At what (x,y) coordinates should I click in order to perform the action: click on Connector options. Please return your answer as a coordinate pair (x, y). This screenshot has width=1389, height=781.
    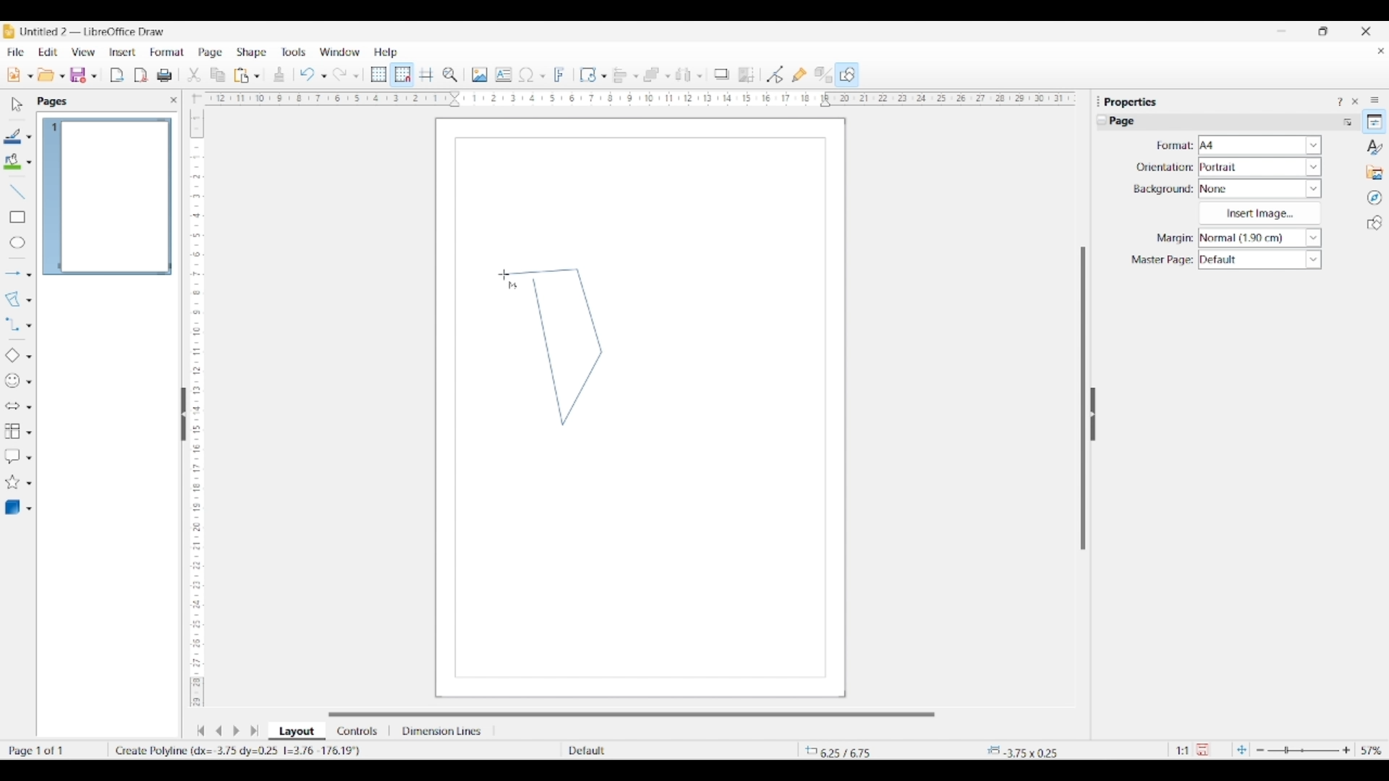
    Looking at the image, I should click on (29, 325).